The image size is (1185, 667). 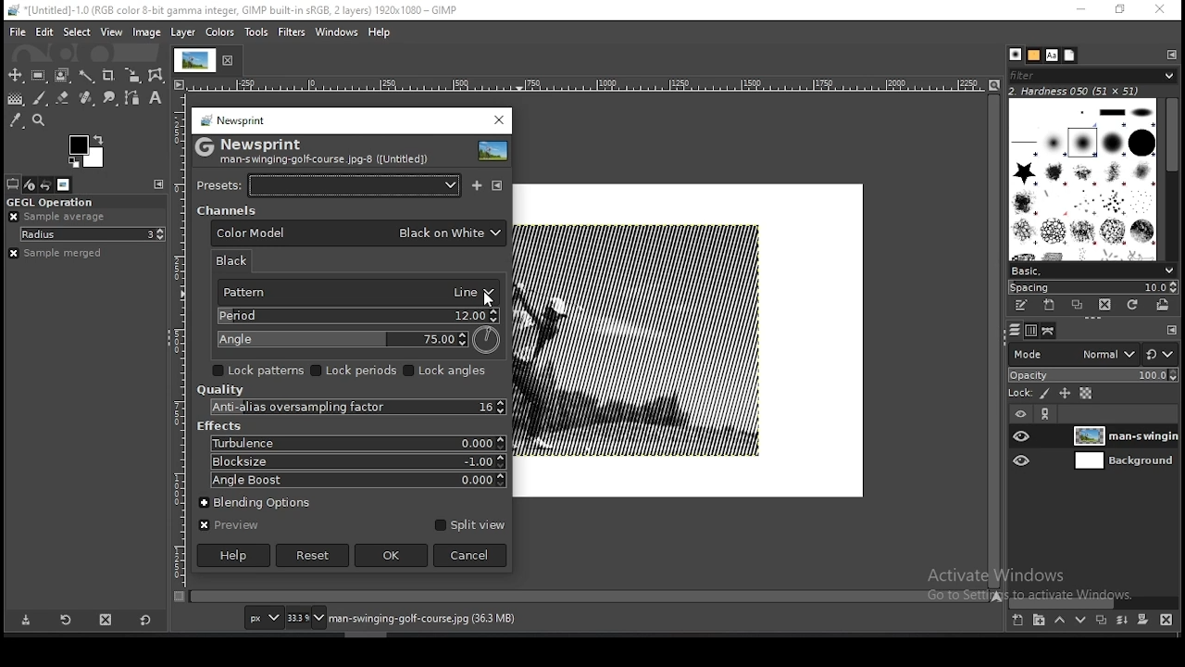 I want to click on lock alpha channel, so click(x=1084, y=394).